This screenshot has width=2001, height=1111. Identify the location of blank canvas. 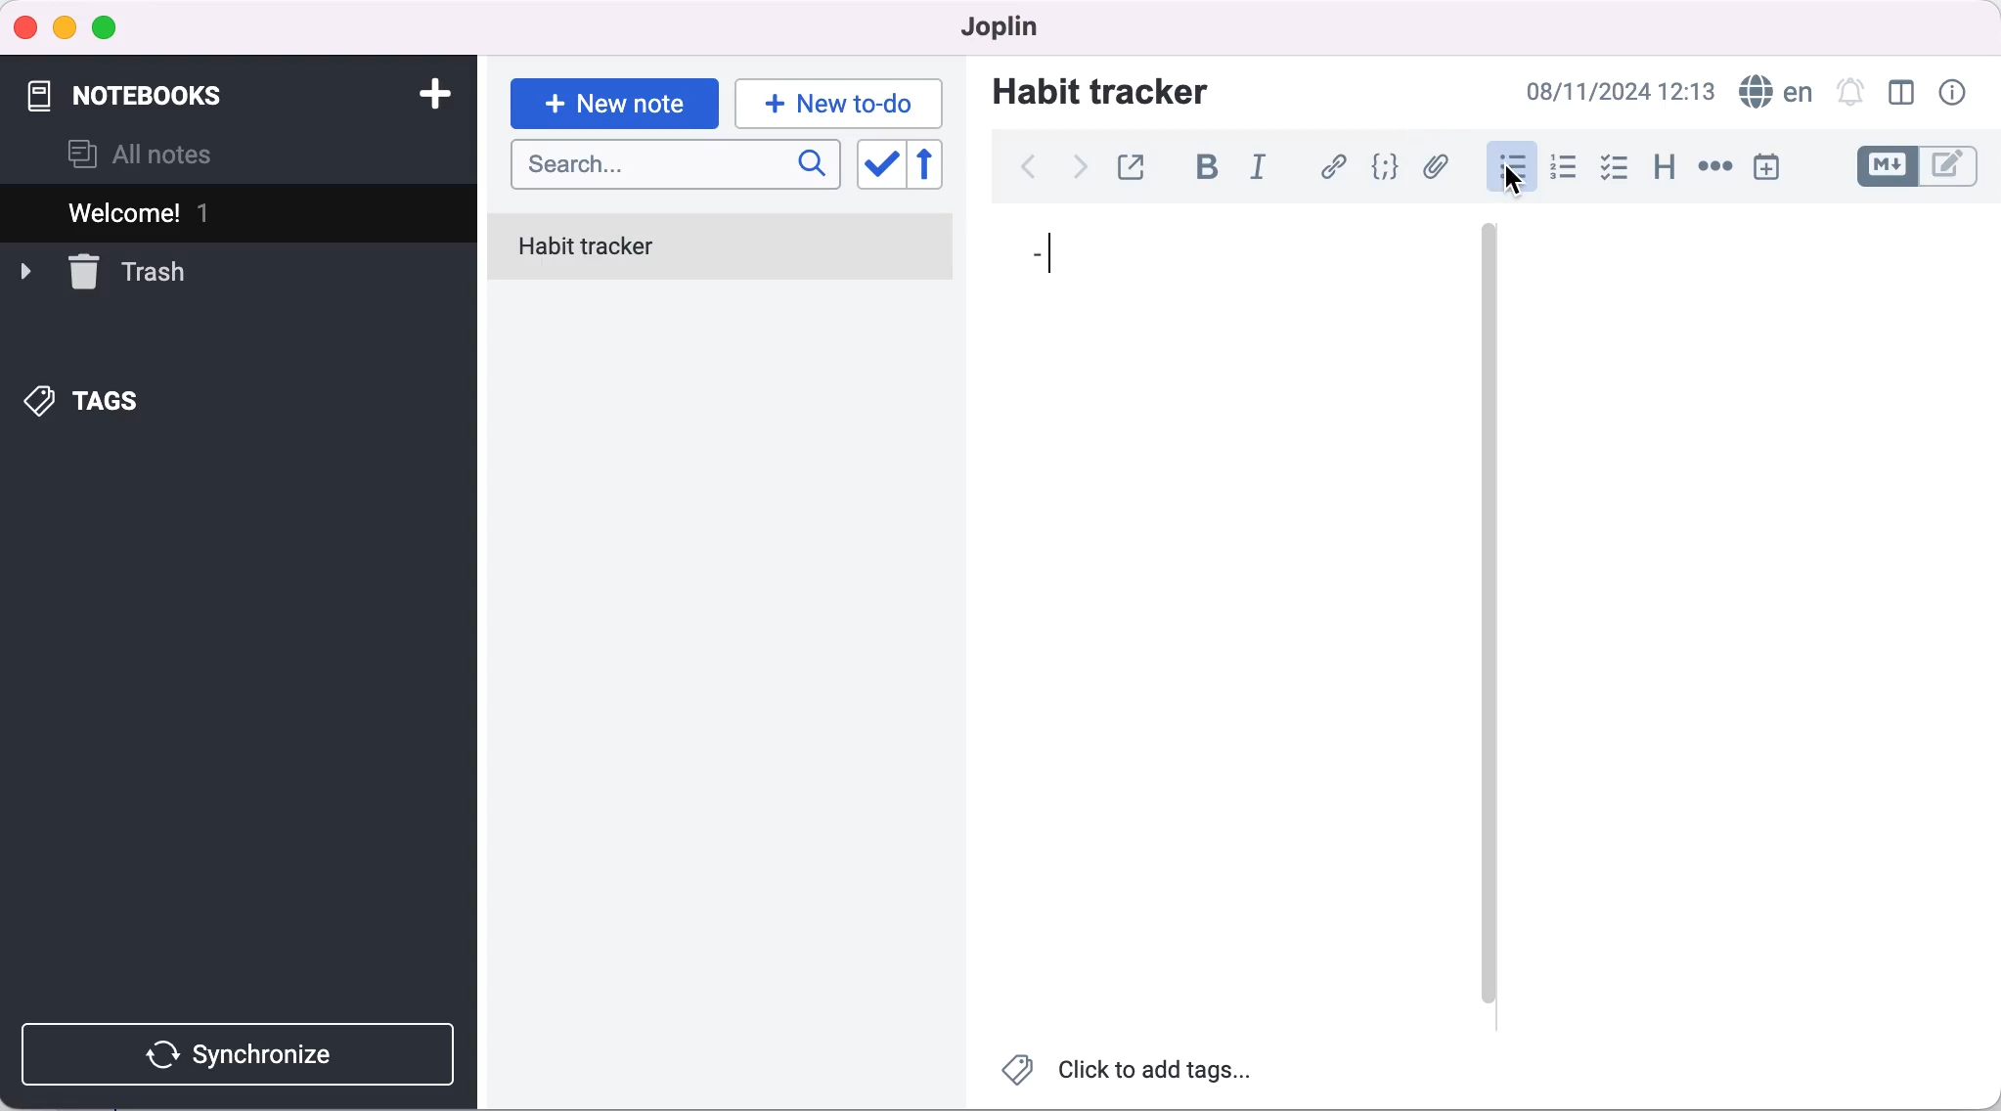
(1747, 613).